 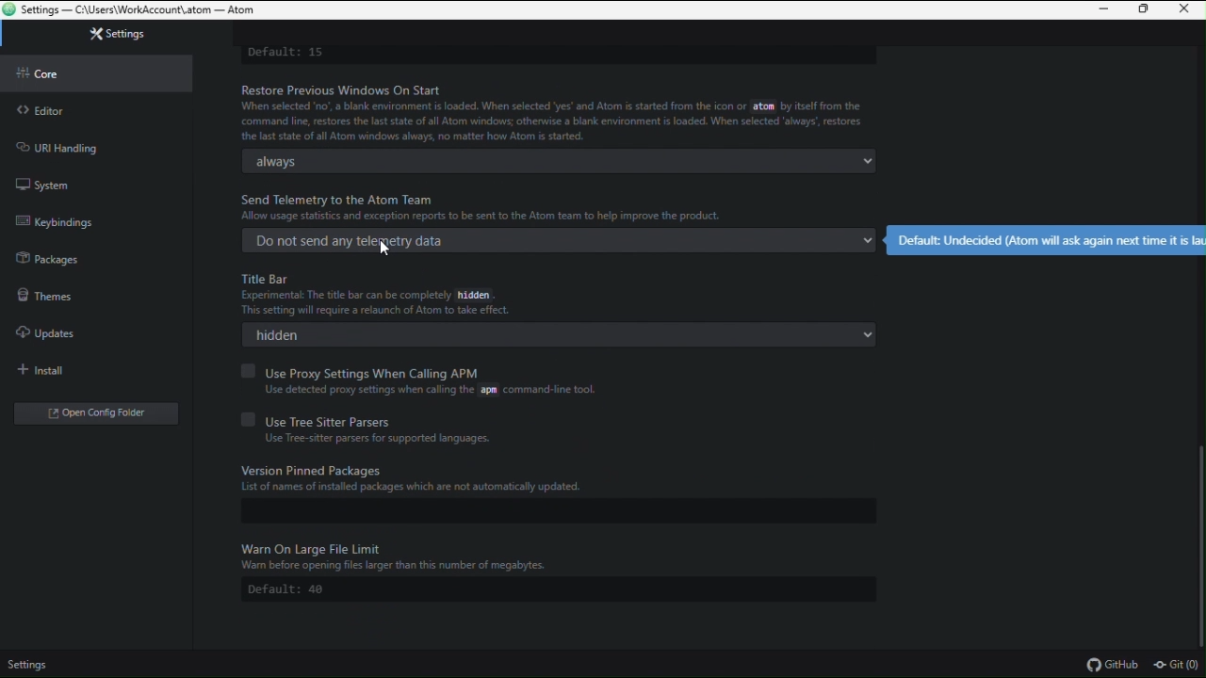 I want to click on close, so click(x=1188, y=9).